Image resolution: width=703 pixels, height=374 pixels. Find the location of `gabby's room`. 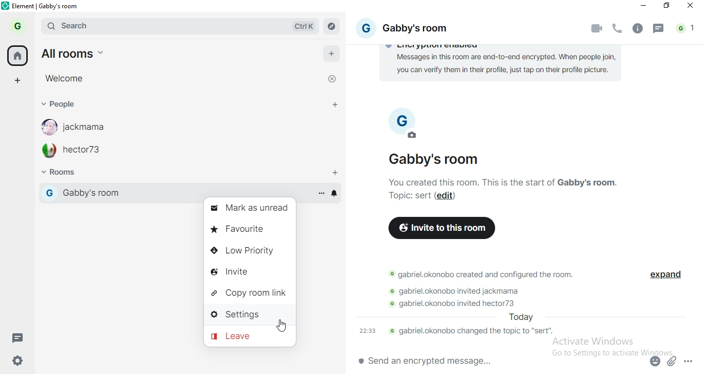

gabby's room is located at coordinates (127, 193).